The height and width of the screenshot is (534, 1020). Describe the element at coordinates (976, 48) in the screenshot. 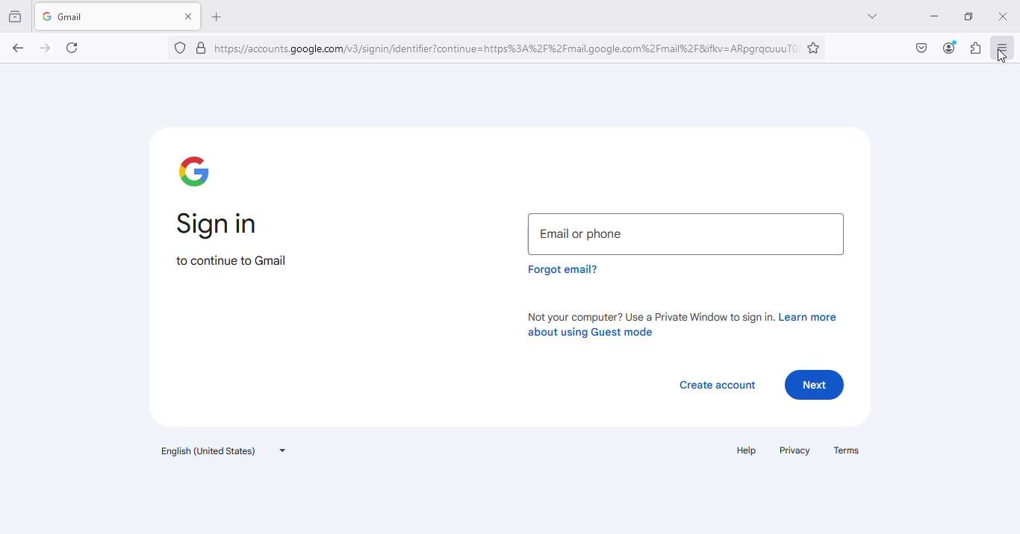

I see `extensions` at that location.